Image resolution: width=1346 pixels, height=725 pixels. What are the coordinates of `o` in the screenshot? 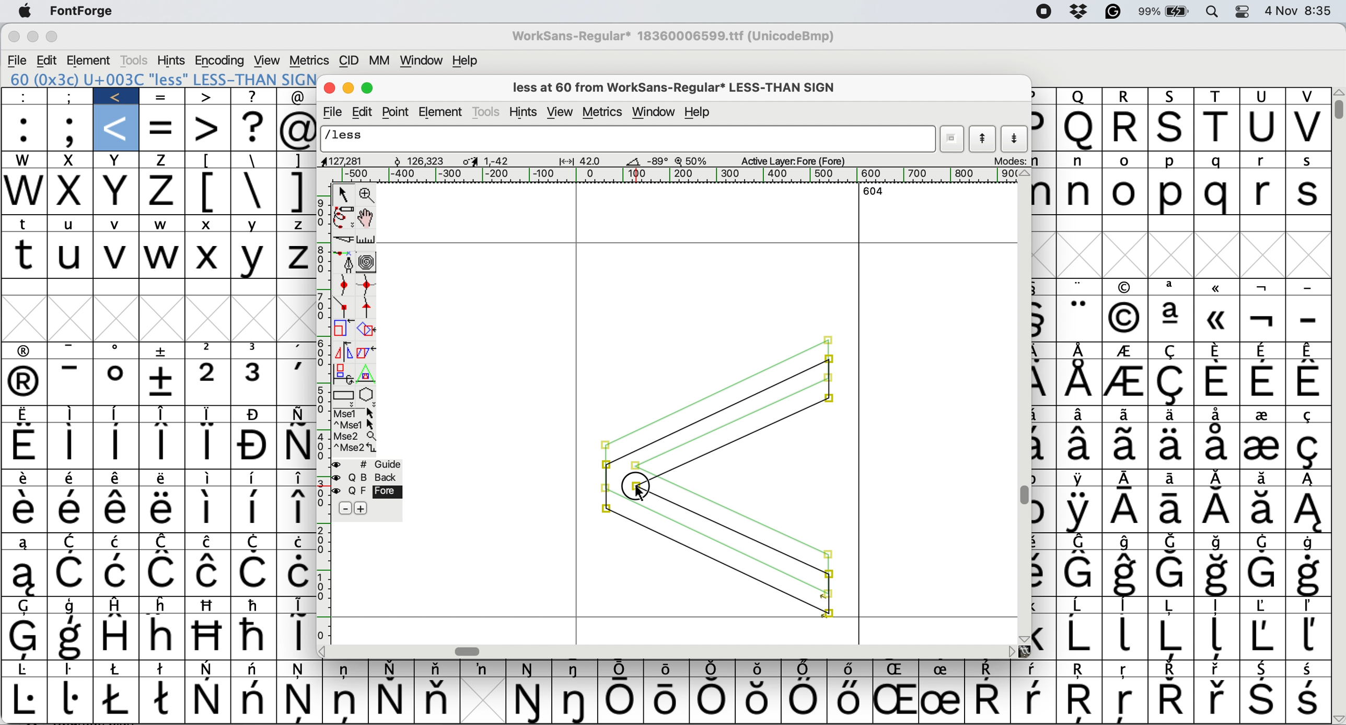 It's located at (1127, 192).